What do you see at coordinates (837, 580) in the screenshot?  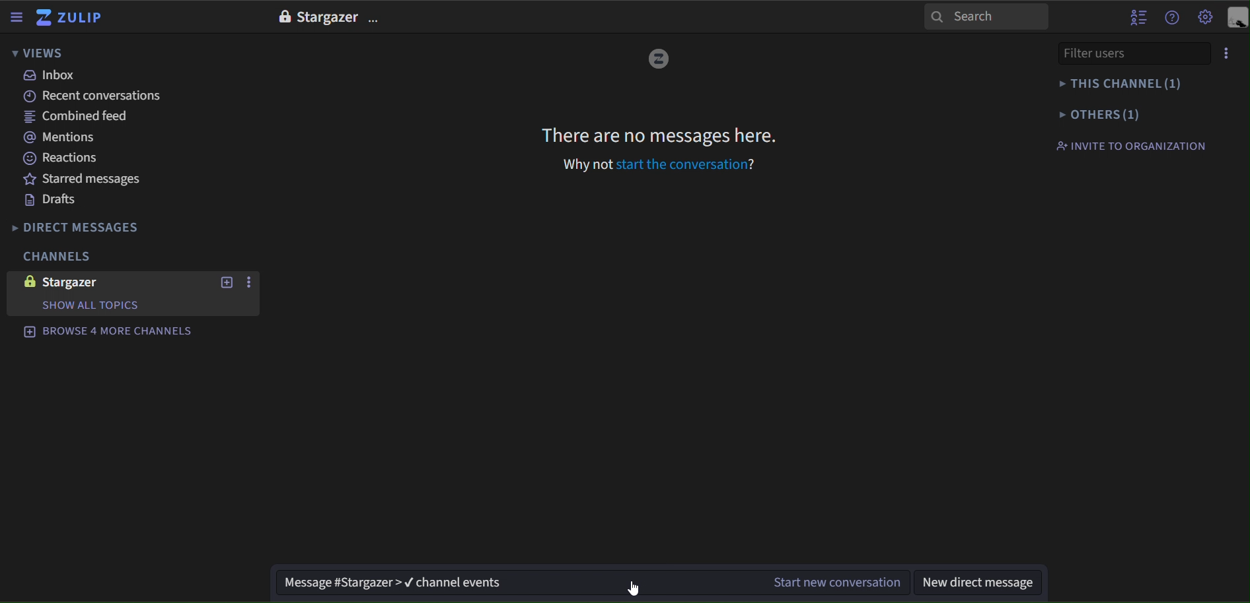 I see `Start new conversation` at bounding box center [837, 580].